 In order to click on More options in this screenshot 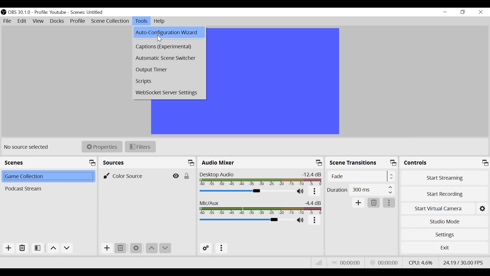, I will do `click(314, 192)`.